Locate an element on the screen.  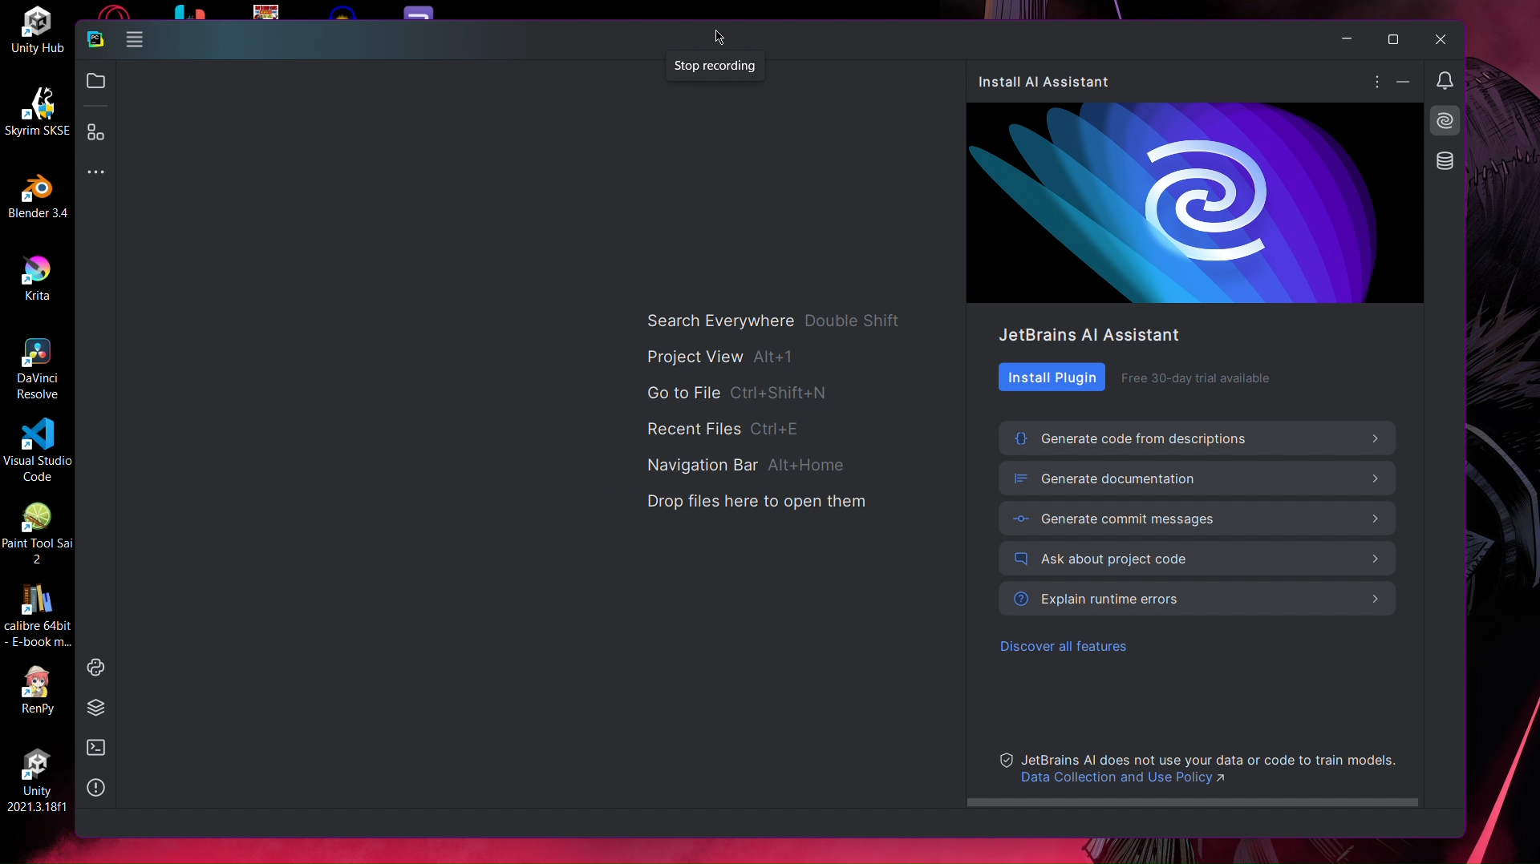
Krita is located at coordinates (37, 277).